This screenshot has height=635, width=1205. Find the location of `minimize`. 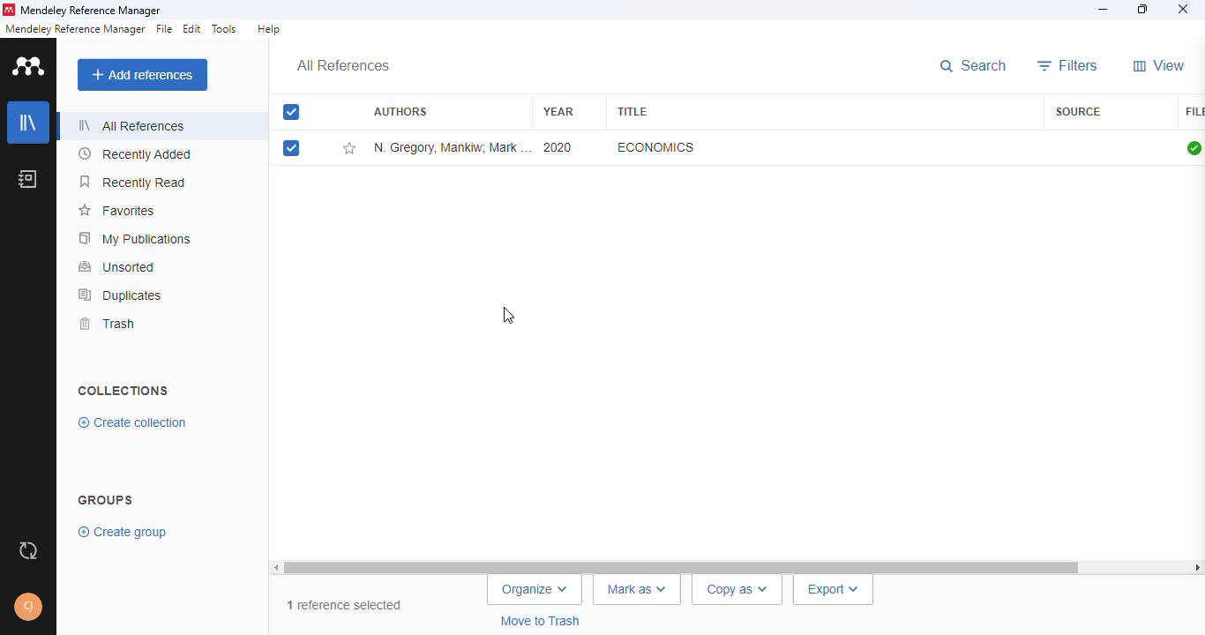

minimize is located at coordinates (1103, 10).